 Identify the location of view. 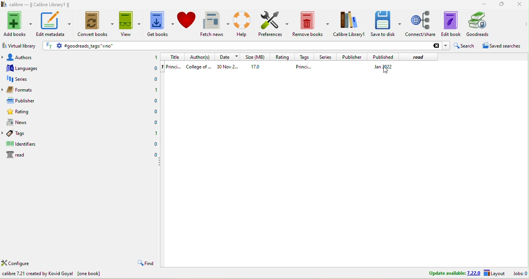
(130, 24).